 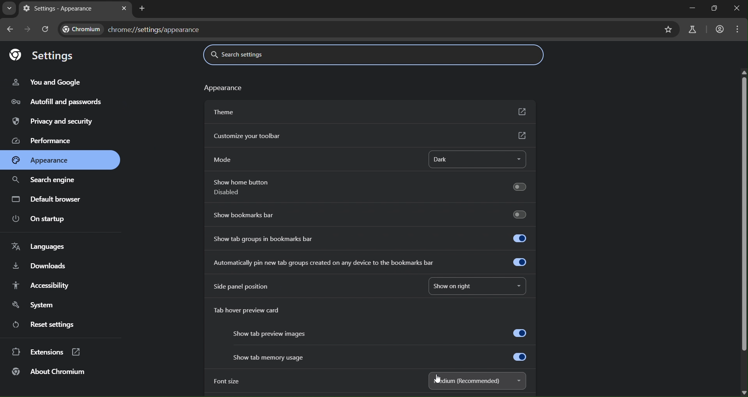 I want to click on go forward in page, so click(x=28, y=30).